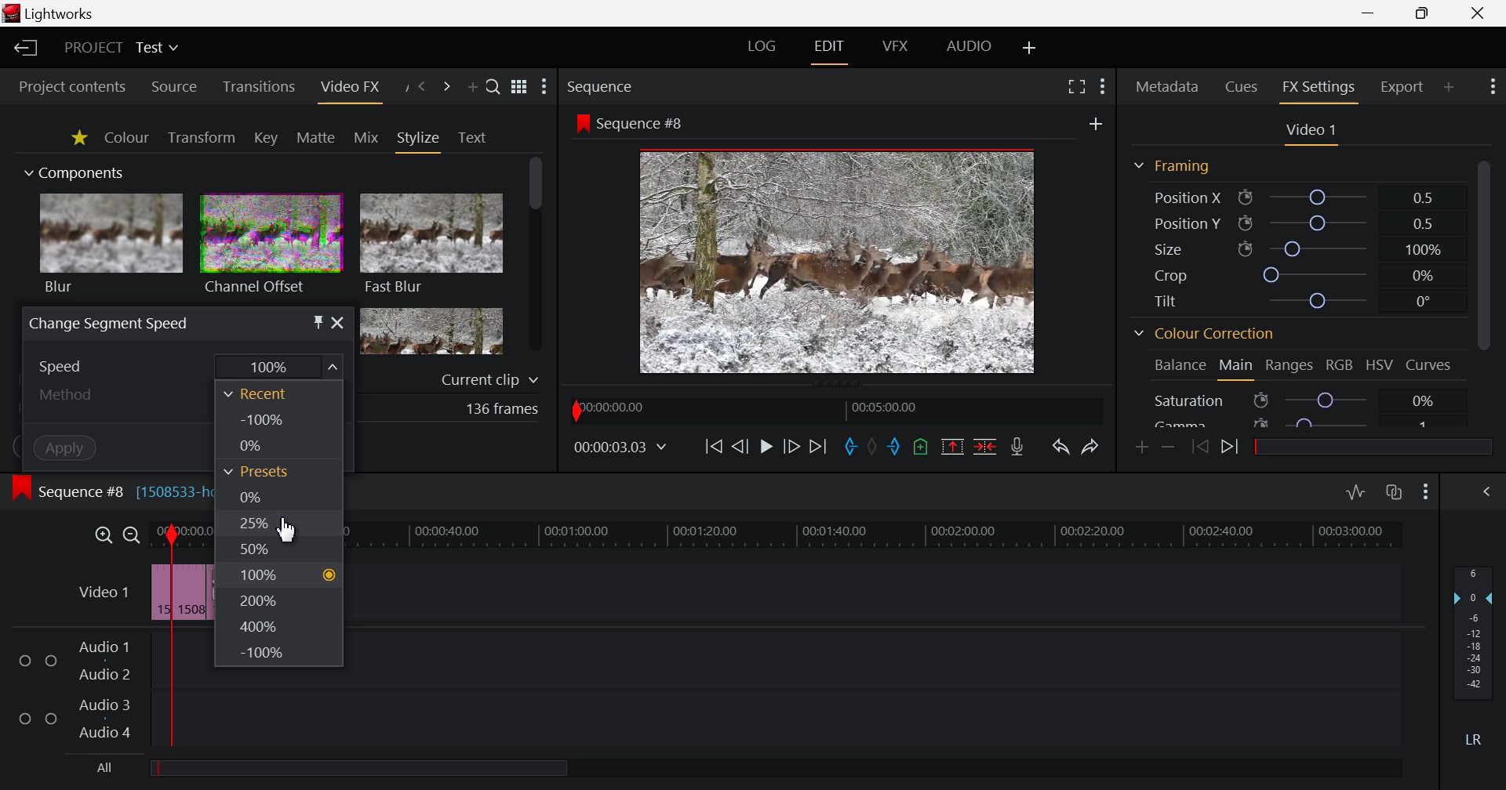 The height and width of the screenshot is (790, 1506). I want to click on Undo, so click(1060, 448).